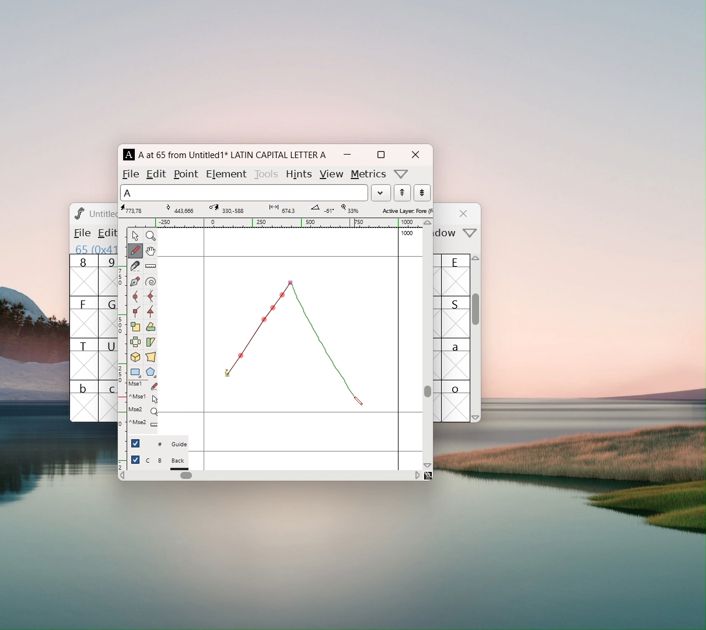  What do you see at coordinates (358, 401) in the screenshot?
I see `cursor` at bounding box center [358, 401].